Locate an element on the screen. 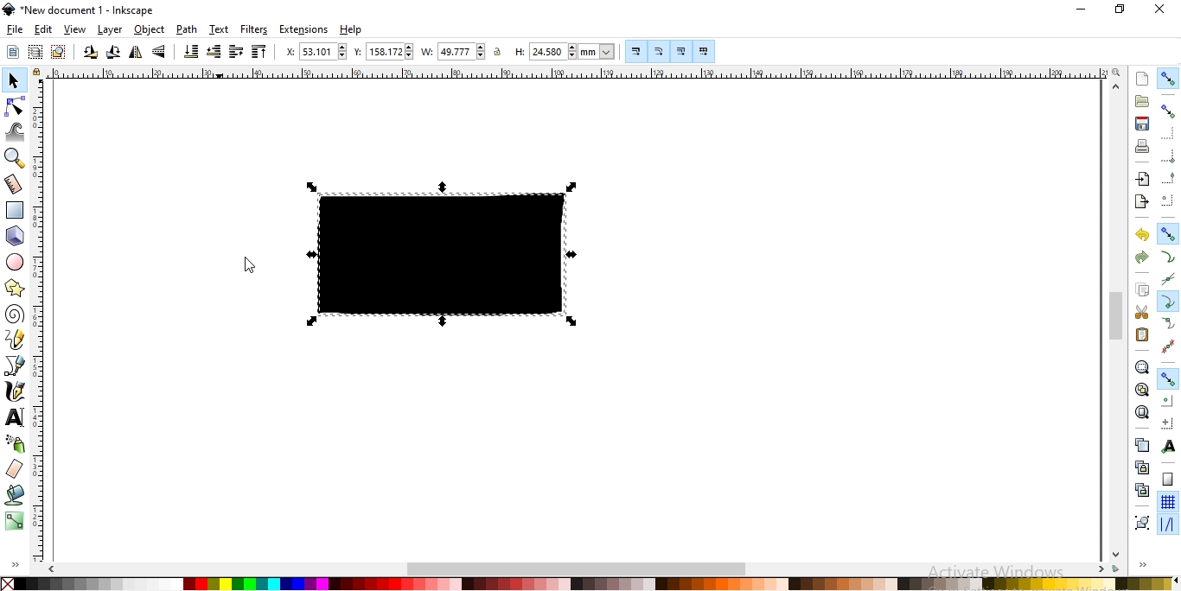 This screenshot has height=591, width=1181. rotate selction 90 counter clockwise is located at coordinates (90, 53).